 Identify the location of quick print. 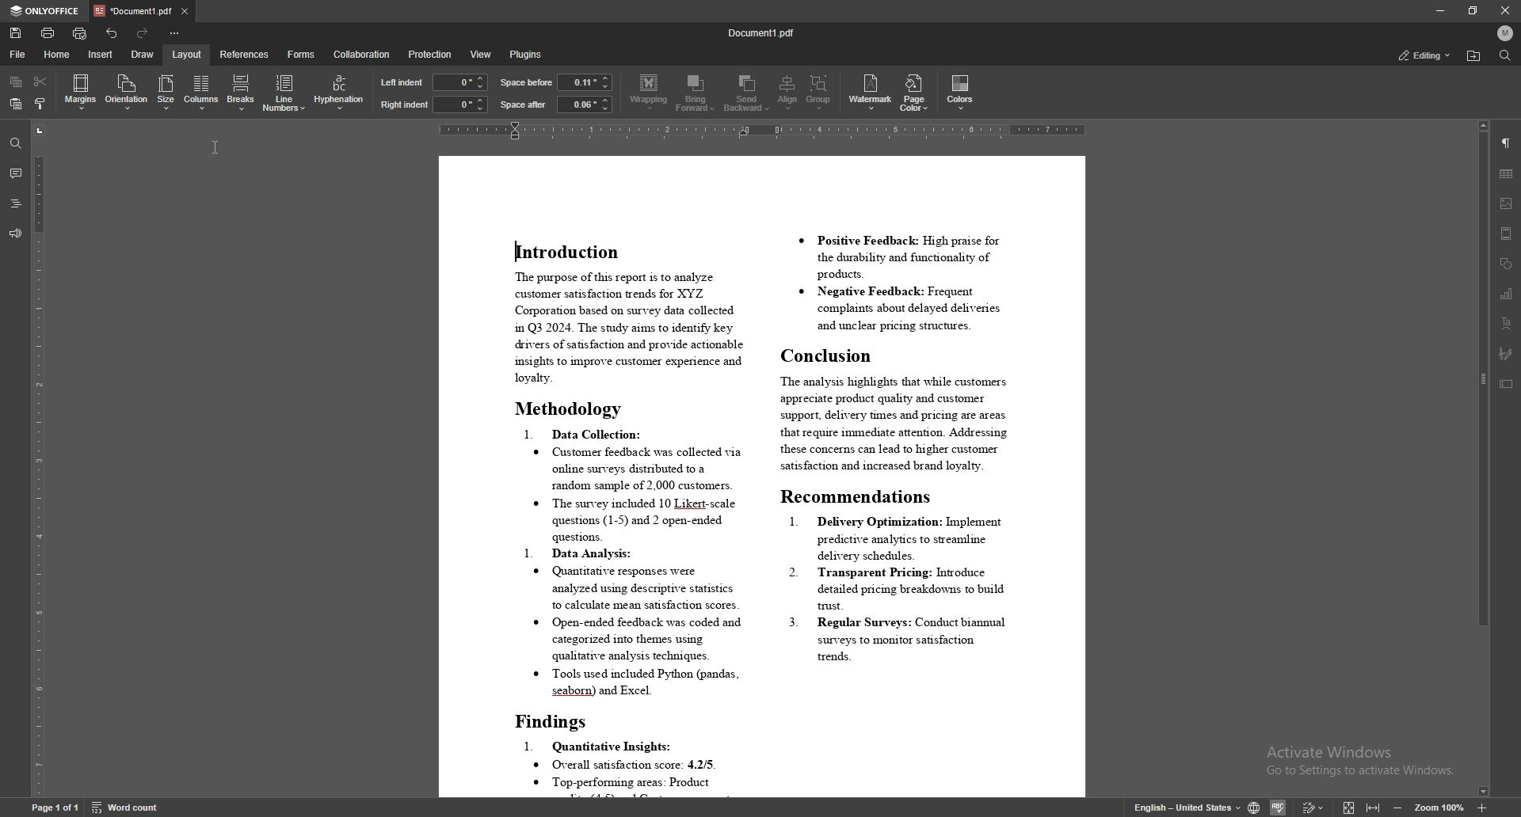
(79, 34).